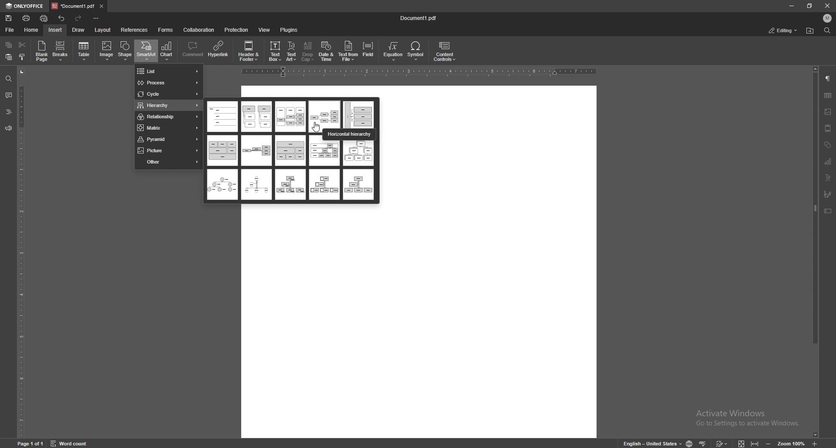 The height and width of the screenshot is (448, 836). Describe the element at coordinates (169, 106) in the screenshot. I see `hierarchy` at that location.